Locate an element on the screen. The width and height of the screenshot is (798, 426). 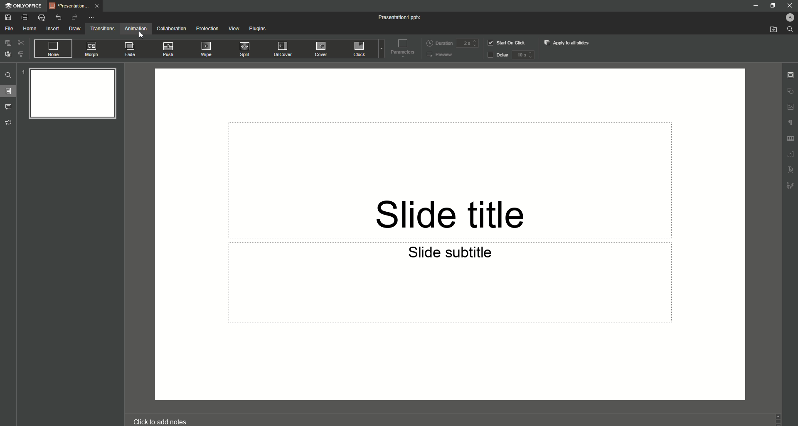
Table Settings is located at coordinates (789, 140).